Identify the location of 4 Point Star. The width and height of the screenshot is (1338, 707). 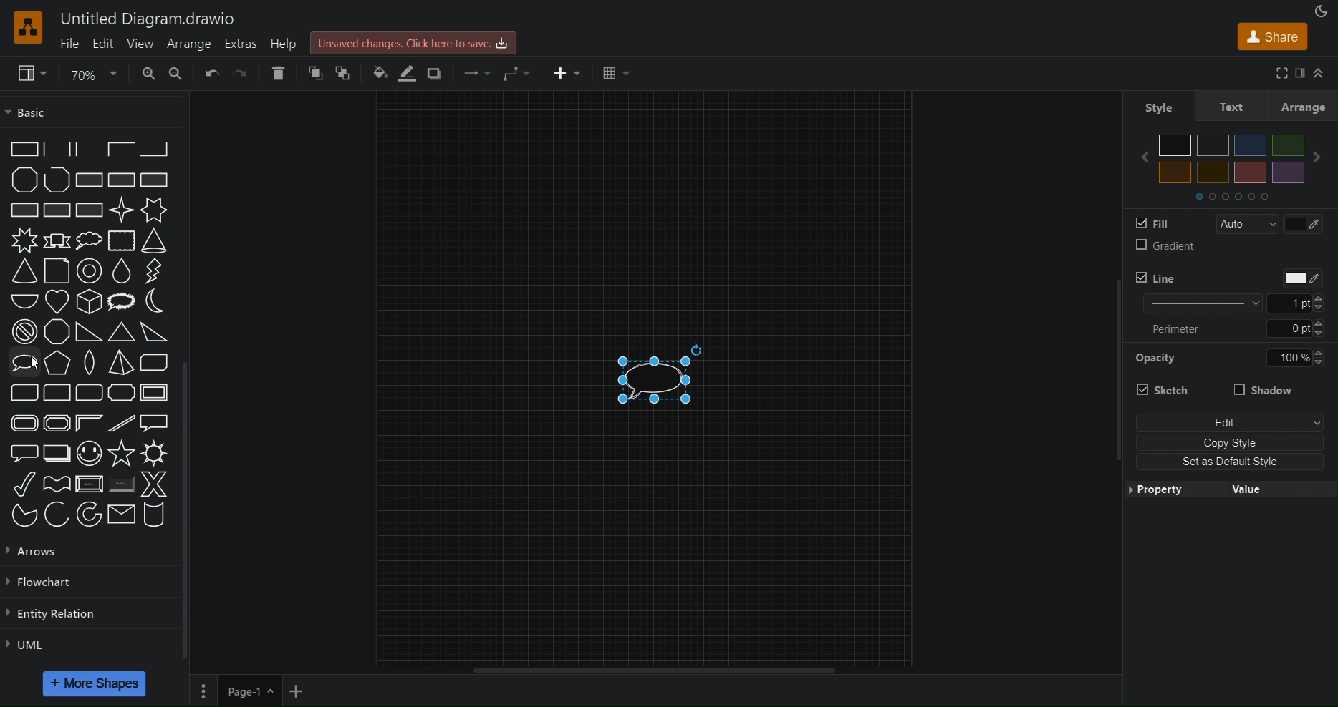
(122, 210).